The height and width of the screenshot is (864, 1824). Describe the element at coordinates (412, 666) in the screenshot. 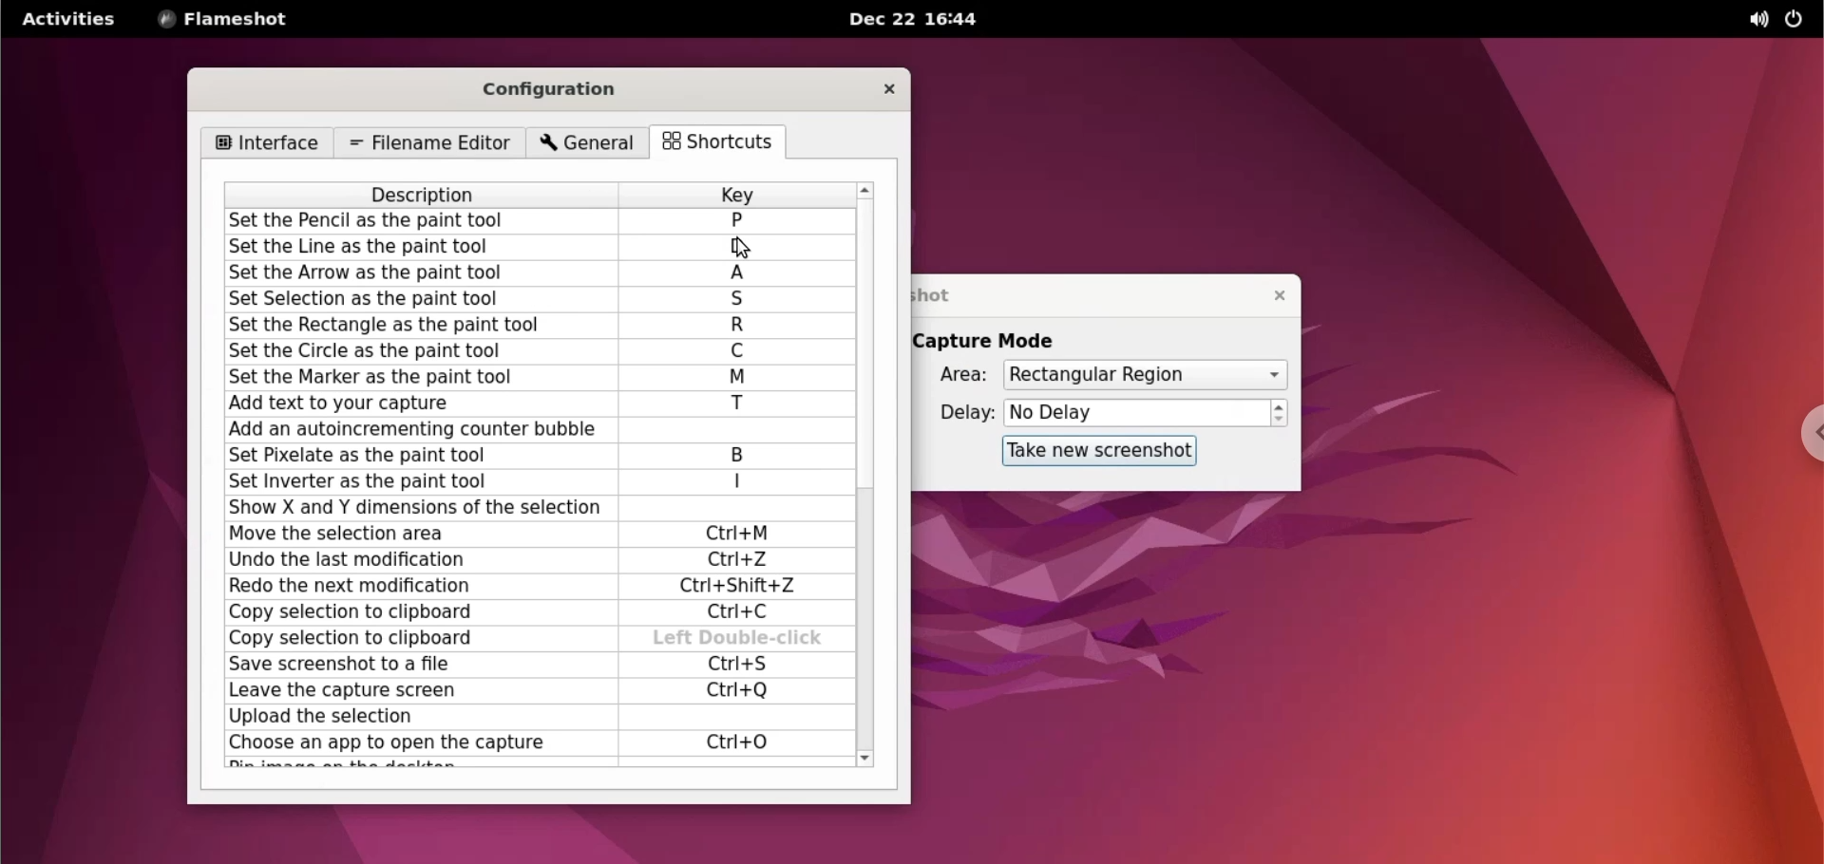

I see `save screenshot to a file` at that location.